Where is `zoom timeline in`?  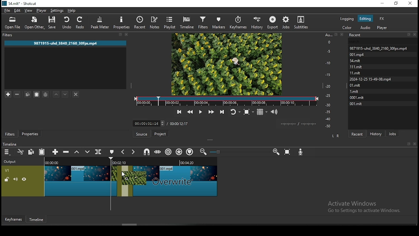
zoom timeline in is located at coordinates (205, 151).